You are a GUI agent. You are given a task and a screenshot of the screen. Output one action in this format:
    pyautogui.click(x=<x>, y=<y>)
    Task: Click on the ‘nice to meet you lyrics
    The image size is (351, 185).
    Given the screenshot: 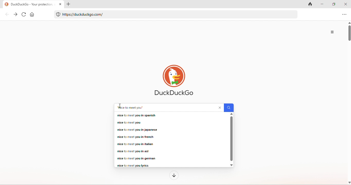 What is the action you would take?
    pyautogui.click(x=133, y=165)
    